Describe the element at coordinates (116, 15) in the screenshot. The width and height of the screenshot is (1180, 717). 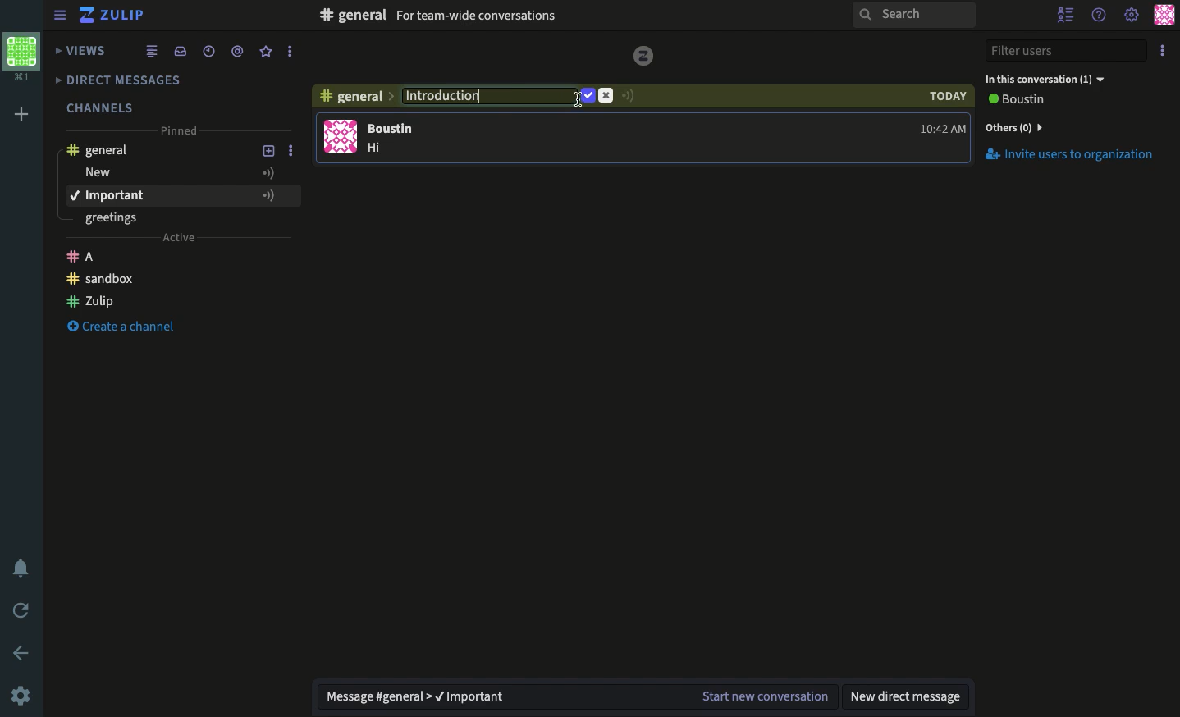
I see `Zulip` at that location.